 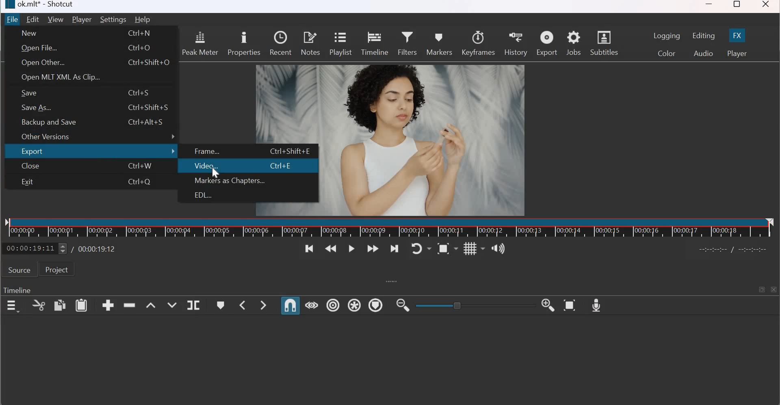 What do you see at coordinates (243, 305) in the screenshot?
I see `Previous Marker` at bounding box center [243, 305].